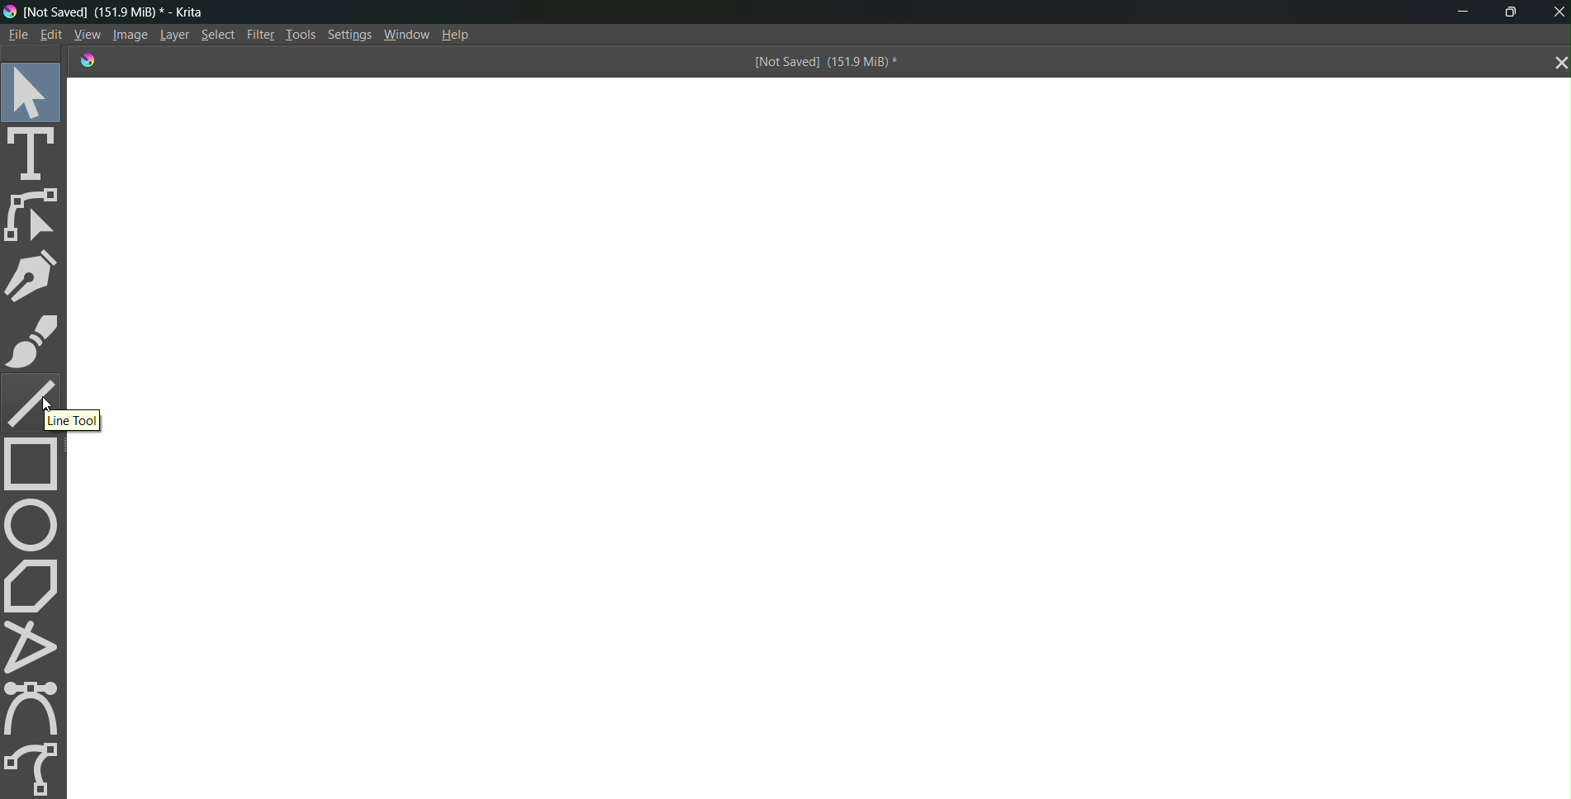 The height and width of the screenshot is (799, 1571). Describe the element at coordinates (125, 12) in the screenshot. I see `[Not Saved] (151.9 MiB) * - Krita` at that location.